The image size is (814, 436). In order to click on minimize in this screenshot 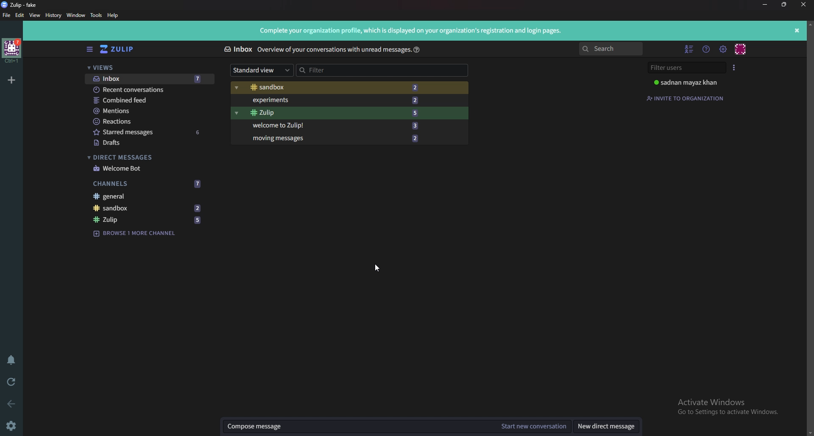, I will do `click(765, 4)`.